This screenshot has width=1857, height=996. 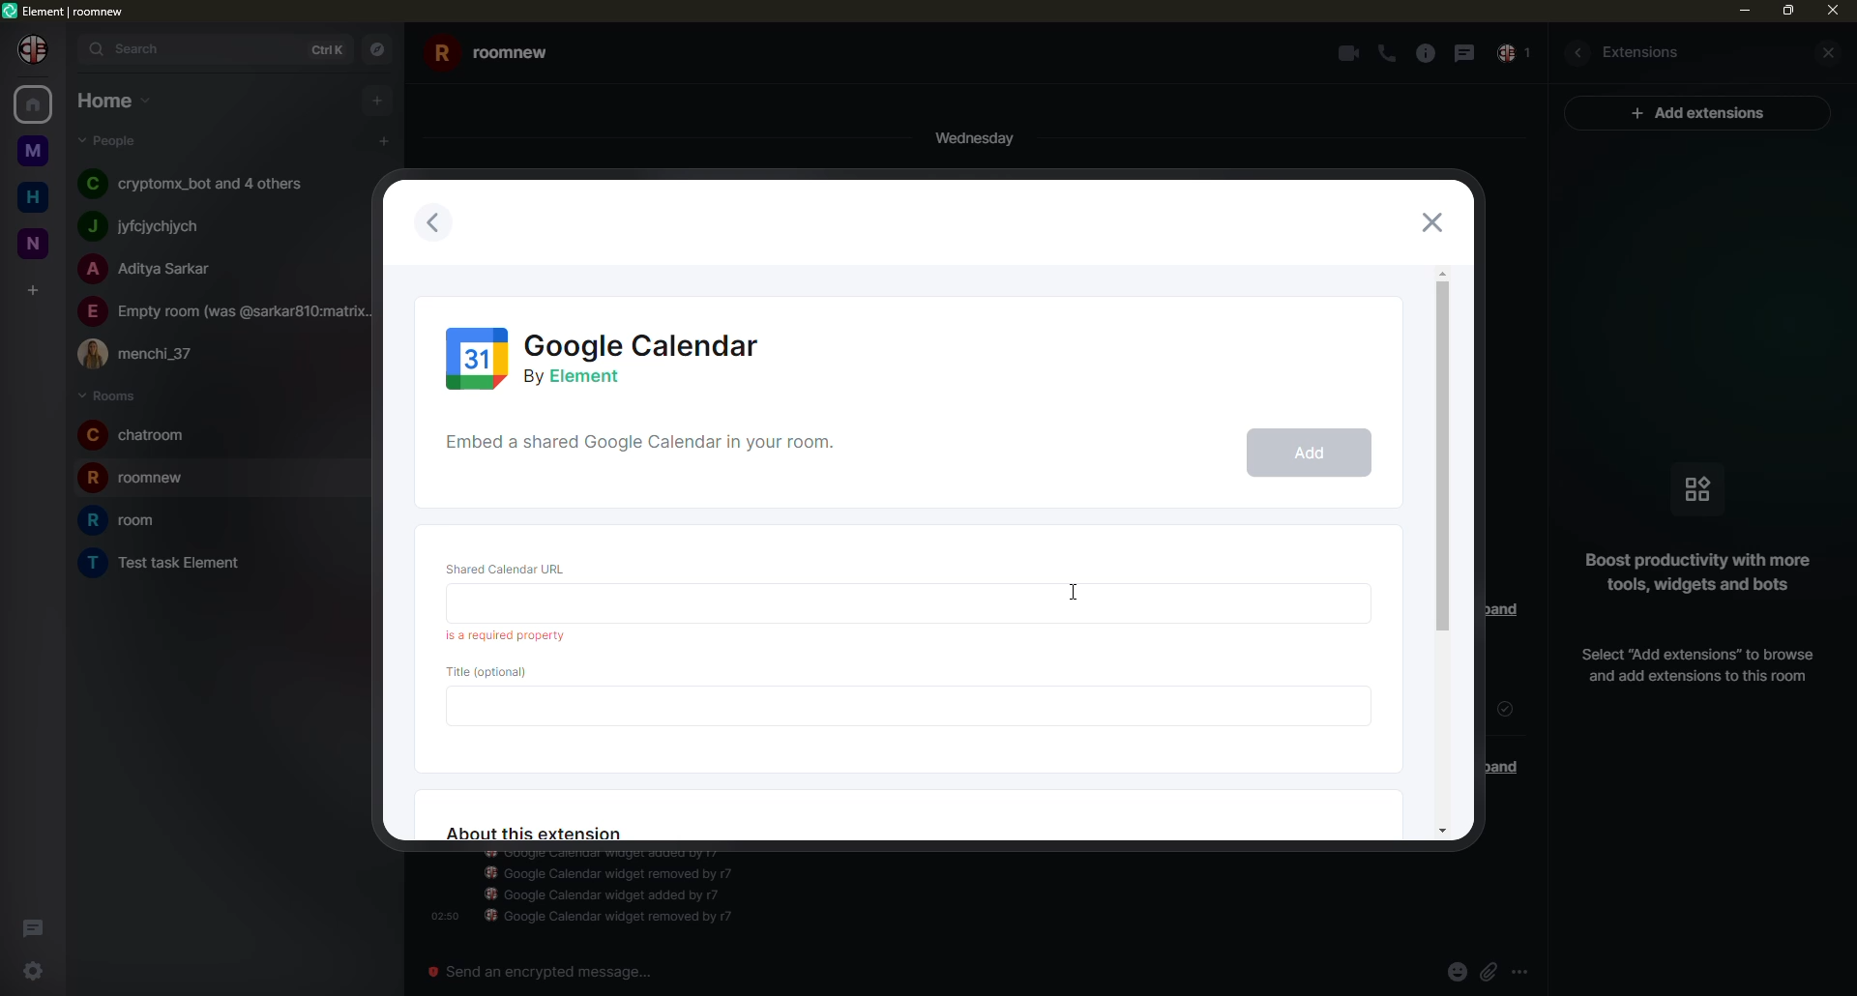 I want to click on message, so click(x=1467, y=54).